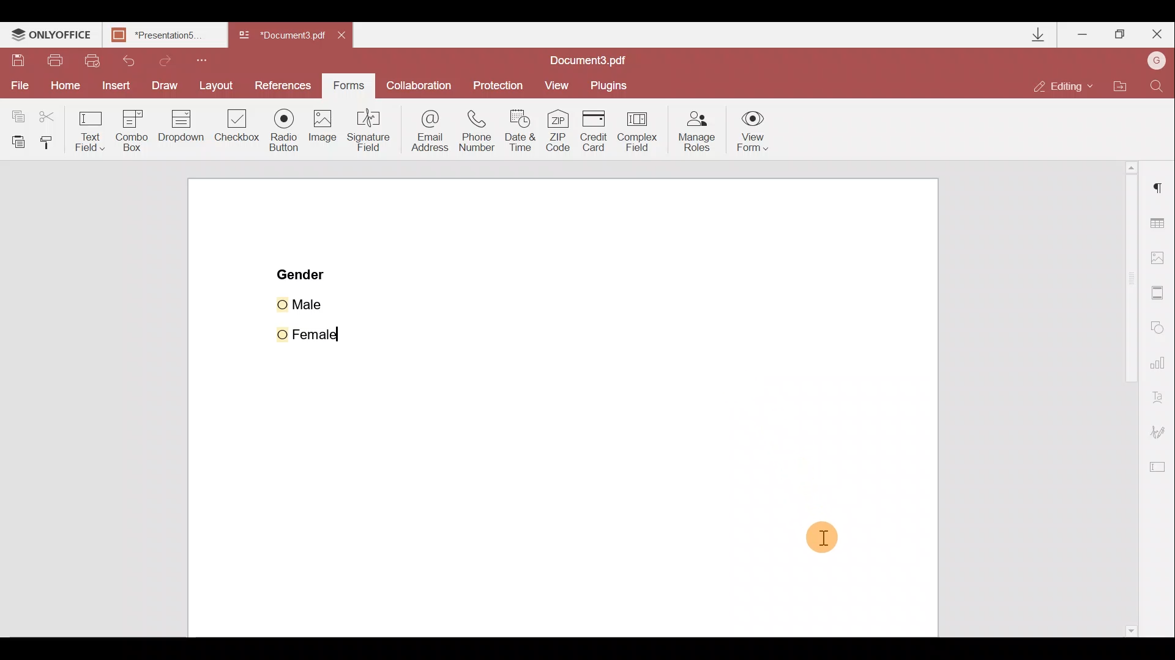  What do you see at coordinates (1161, 399) in the screenshot?
I see `Text Art settings` at bounding box center [1161, 399].